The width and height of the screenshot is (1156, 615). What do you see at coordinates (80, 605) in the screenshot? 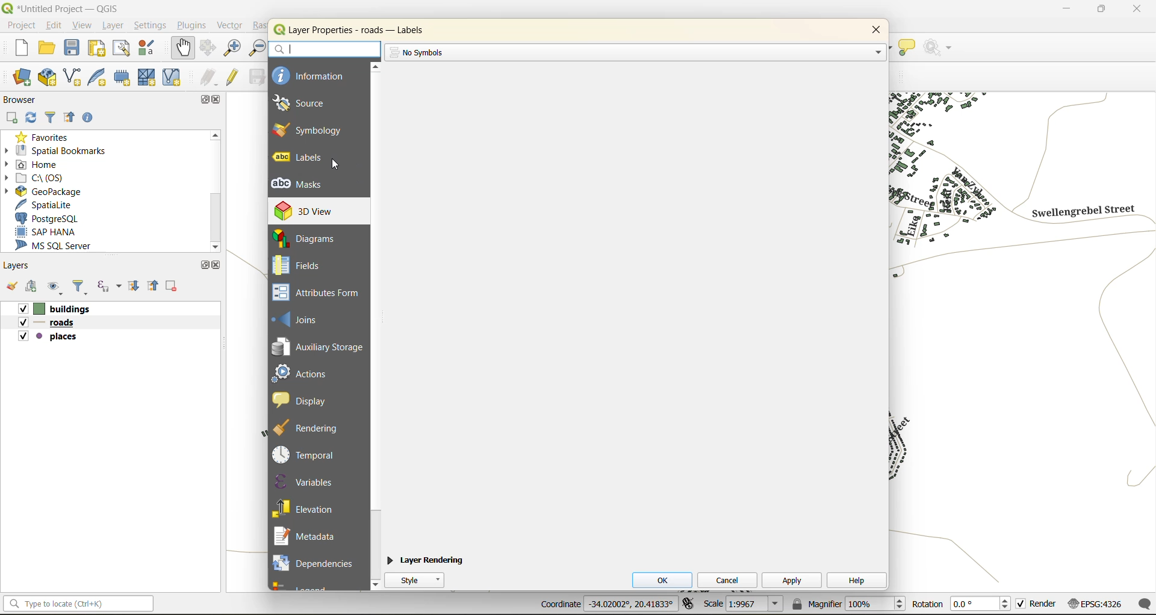
I see `status bar` at bounding box center [80, 605].